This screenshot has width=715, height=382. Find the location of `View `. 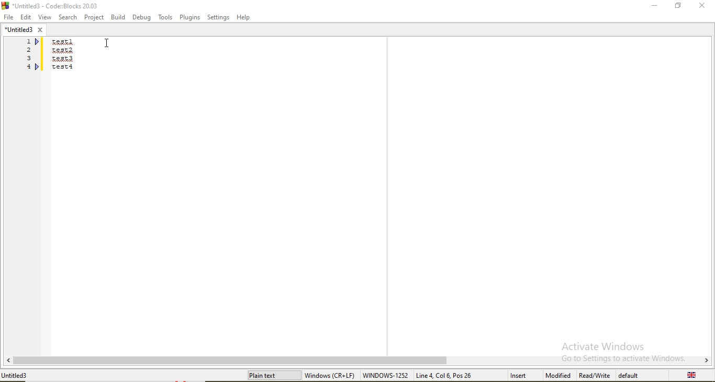

View  is located at coordinates (43, 17).